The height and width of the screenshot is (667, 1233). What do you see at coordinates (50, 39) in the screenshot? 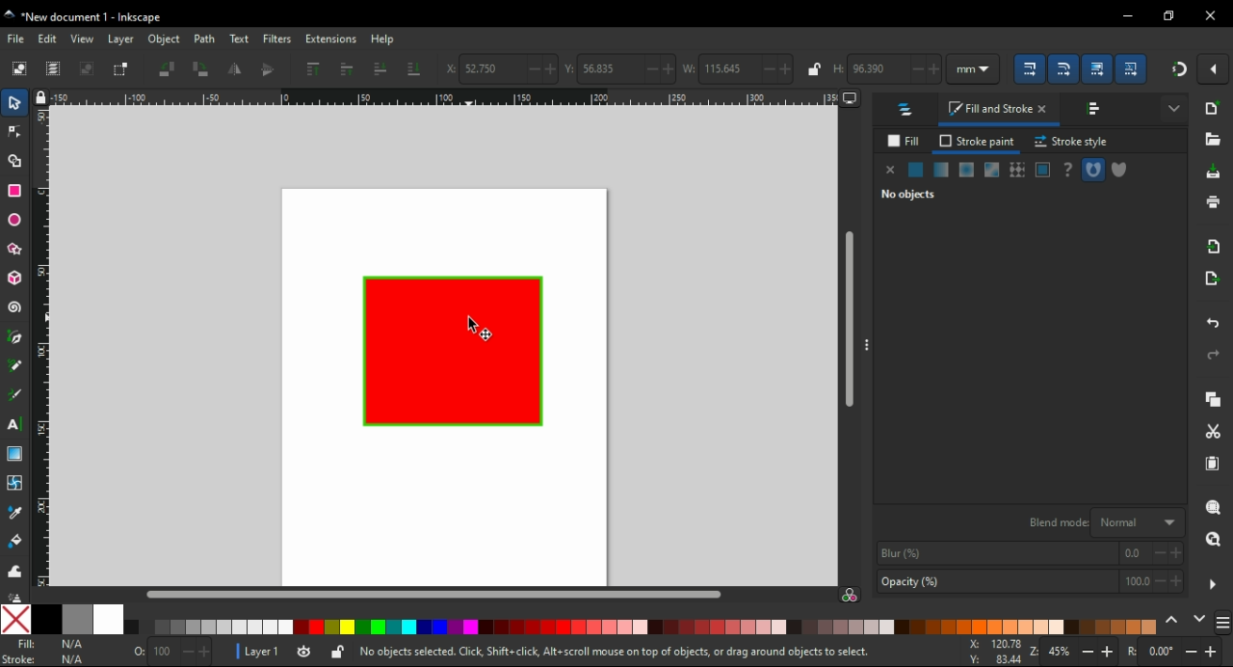
I see `edit` at bounding box center [50, 39].